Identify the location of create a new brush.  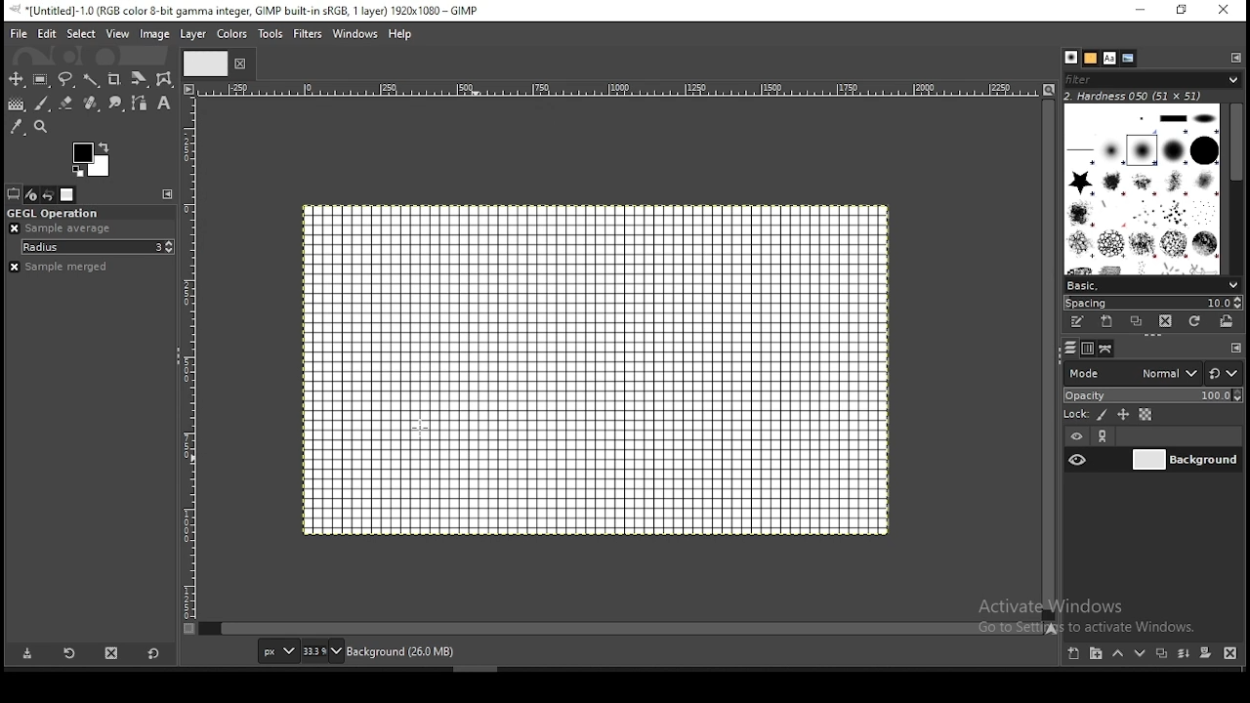
(1108, 322).